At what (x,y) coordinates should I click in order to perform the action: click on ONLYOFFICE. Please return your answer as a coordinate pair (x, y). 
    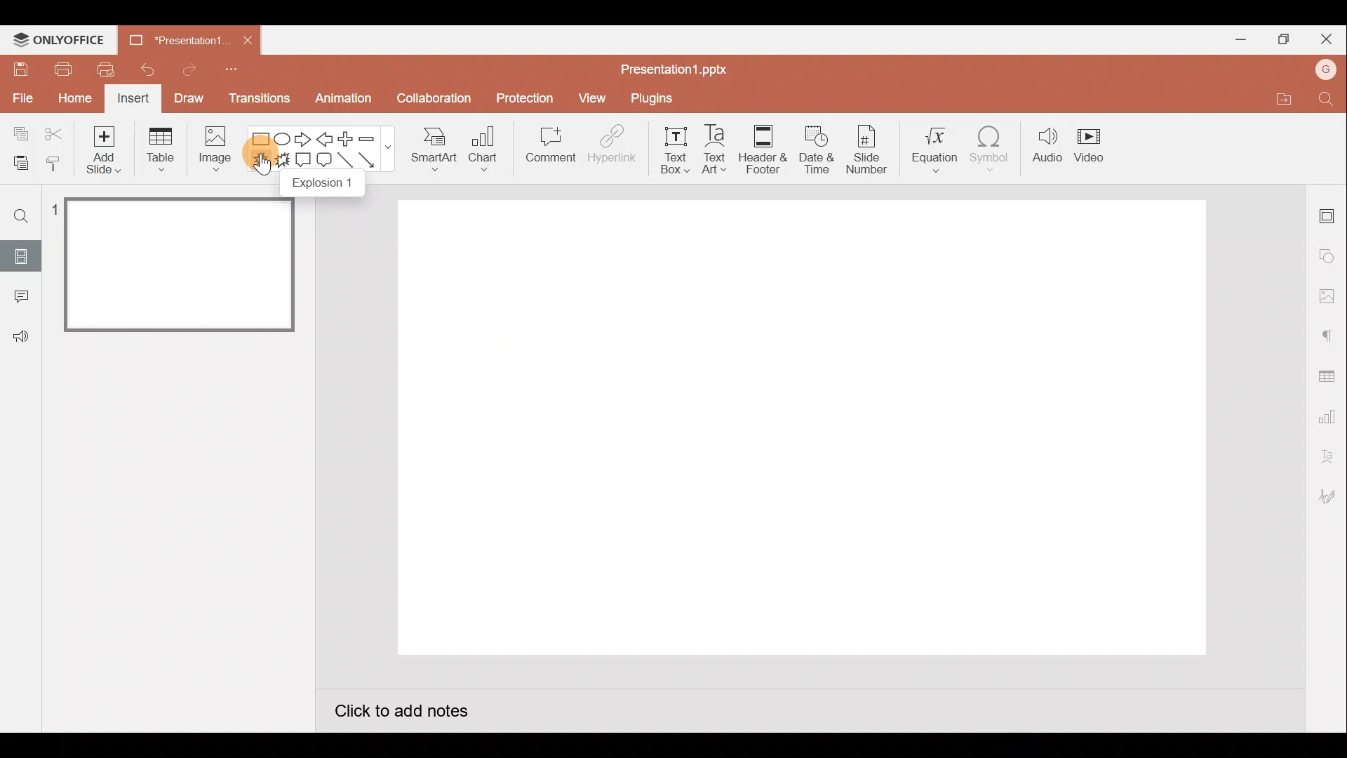
    Looking at the image, I should click on (59, 39).